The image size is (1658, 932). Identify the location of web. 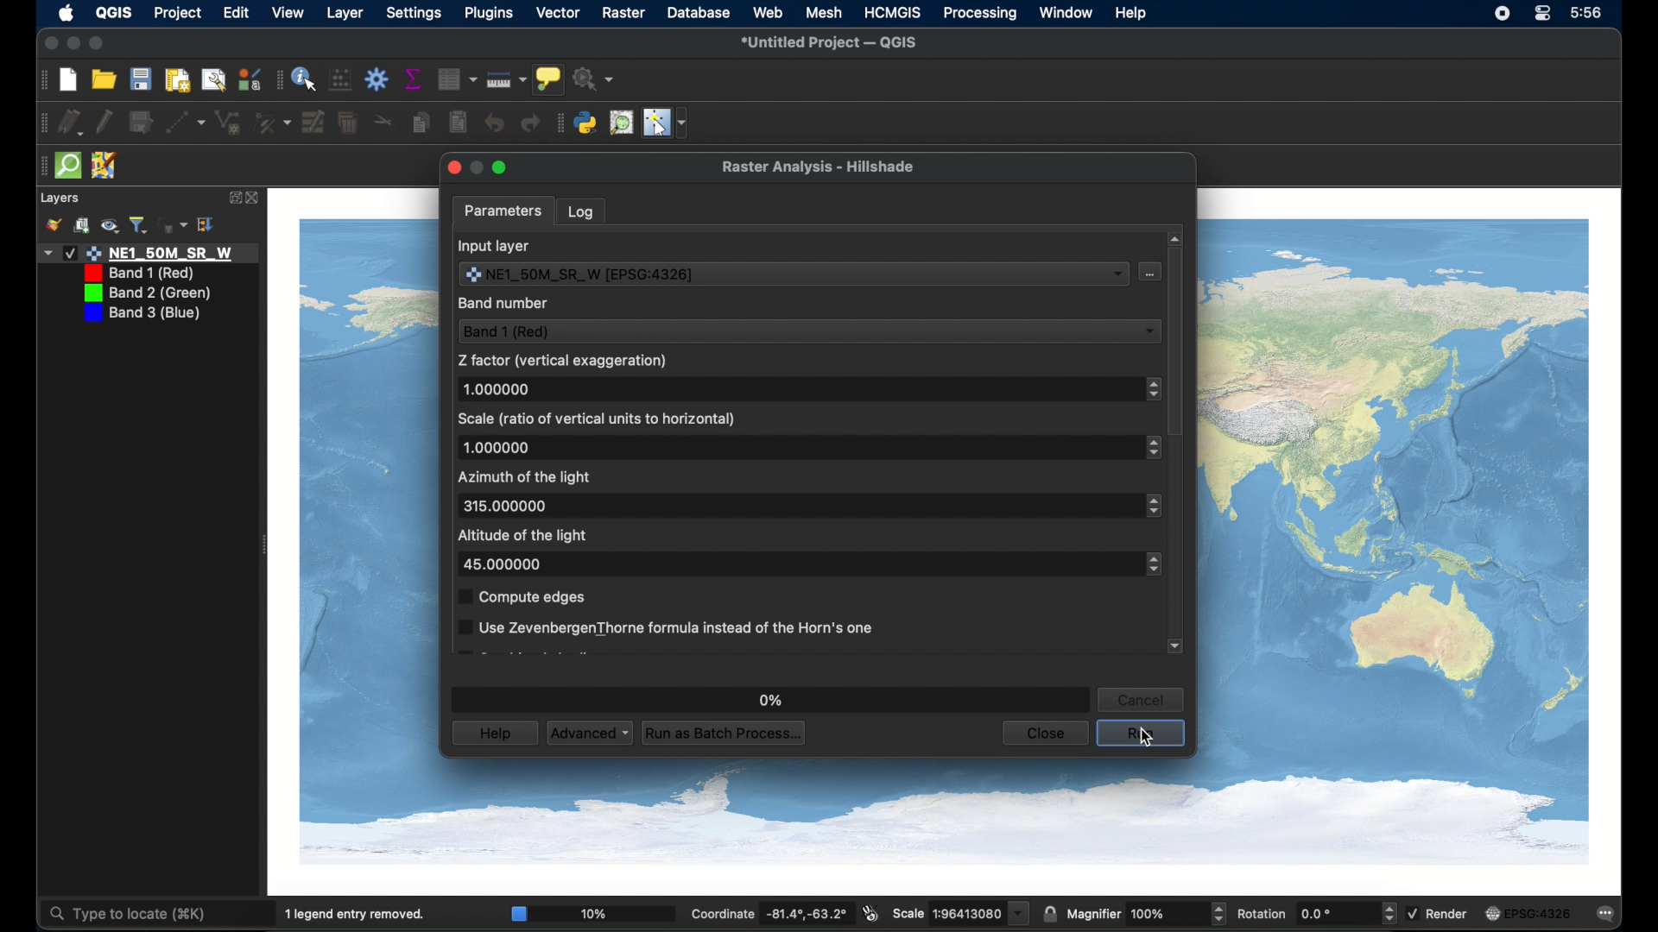
(769, 13).